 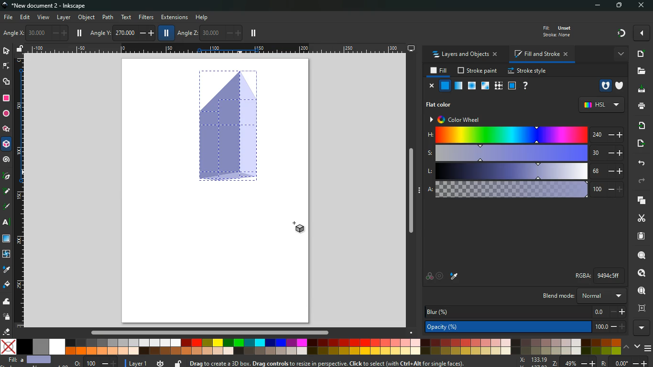 I want to click on look, so click(x=639, y=273).